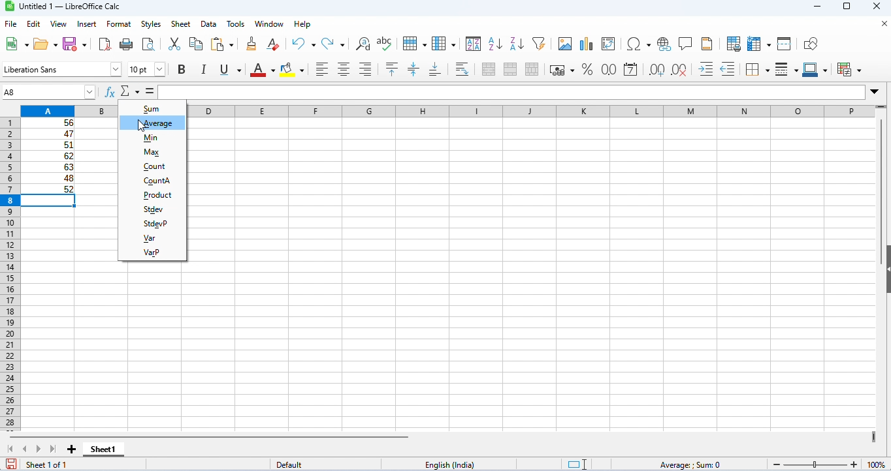 This screenshot has width=891, height=471. Describe the element at coordinates (25, 448) in the screenshot. I see `previous sheet` at that location.